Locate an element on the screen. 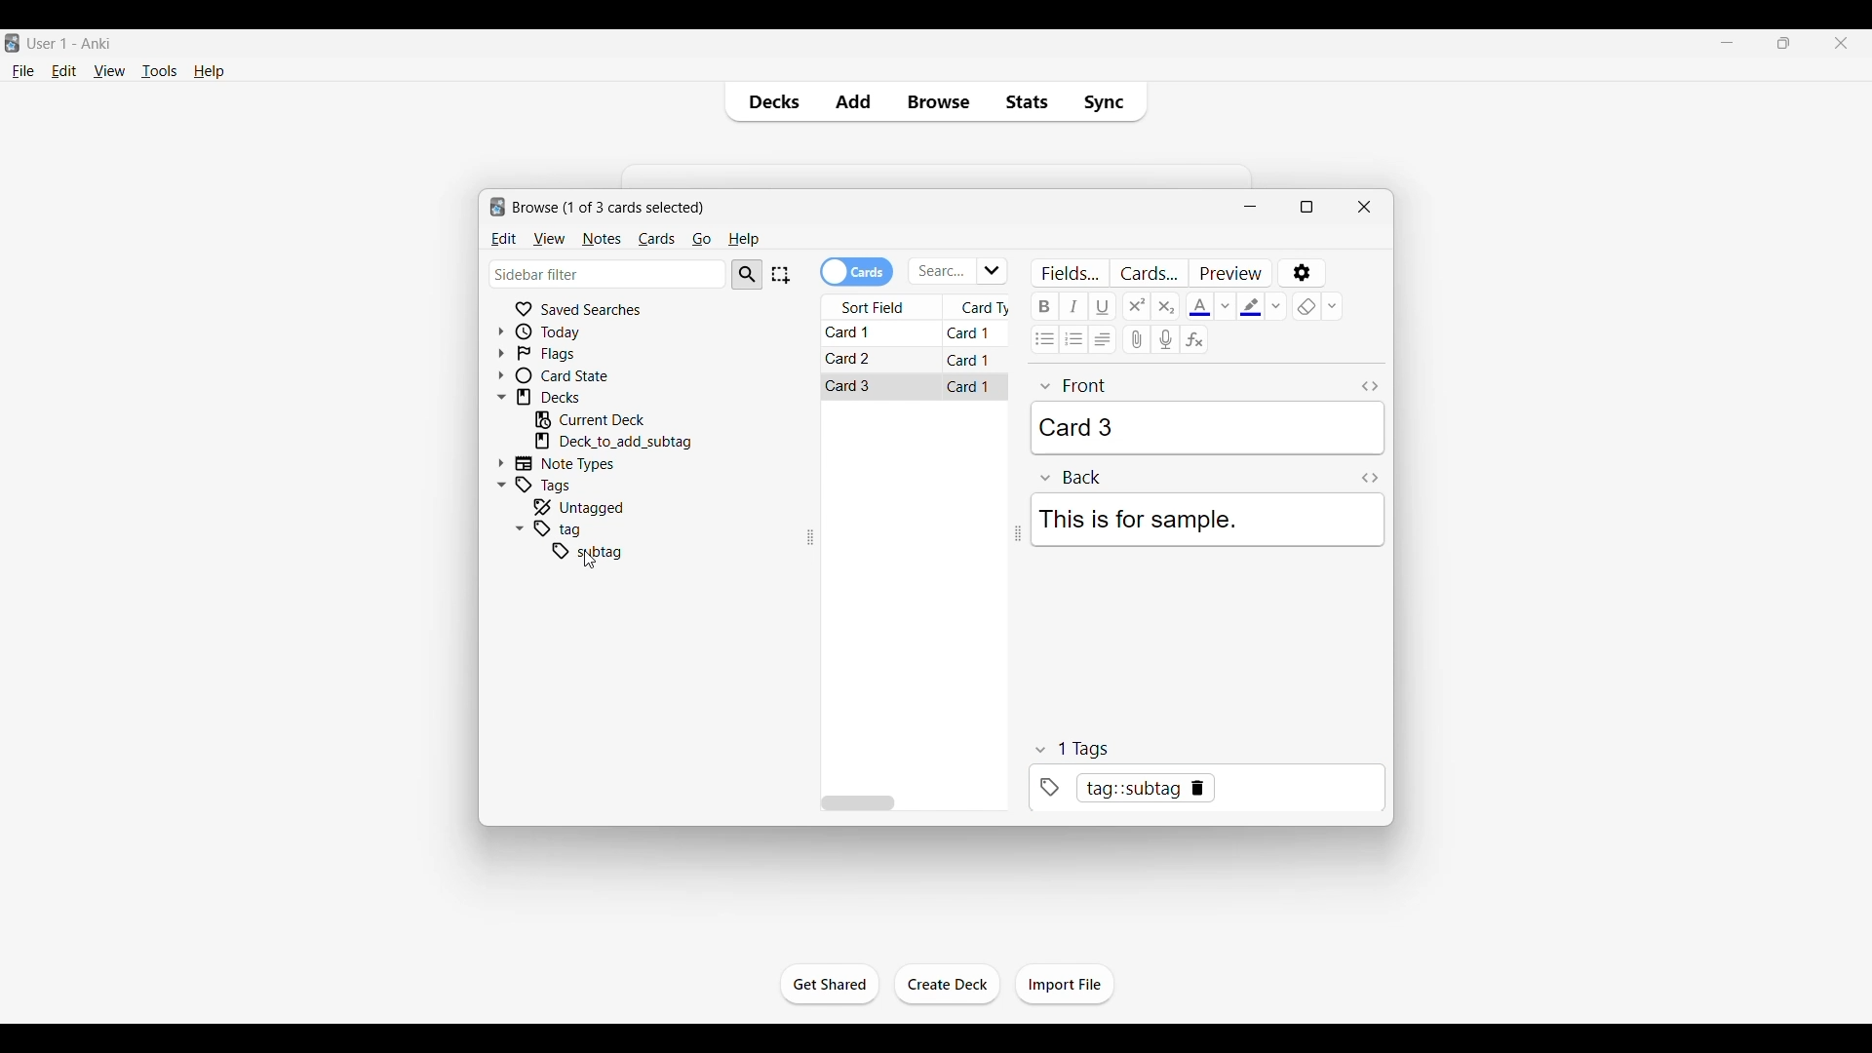 The image size is (1872, 1053). Click to expand flags is located at coordinates (501, 353).